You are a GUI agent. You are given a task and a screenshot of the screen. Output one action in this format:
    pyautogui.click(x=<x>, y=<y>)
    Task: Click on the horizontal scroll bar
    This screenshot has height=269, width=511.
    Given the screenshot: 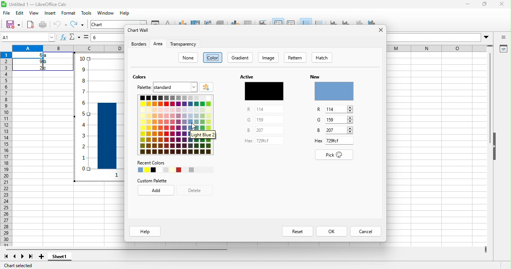 What is the action you would take?
    pyautogui.click(x=131, y=250)
    